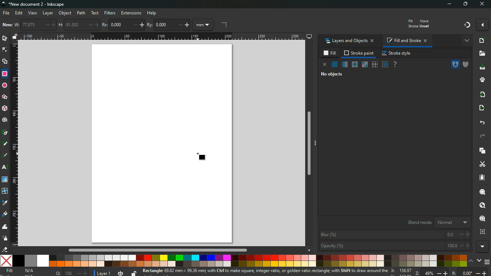 The width and height of the screenshot is (491, 276). What do you see at coordinates (484, 136) in the screenshot?
I see `forward` at bounding box center [484, 136].